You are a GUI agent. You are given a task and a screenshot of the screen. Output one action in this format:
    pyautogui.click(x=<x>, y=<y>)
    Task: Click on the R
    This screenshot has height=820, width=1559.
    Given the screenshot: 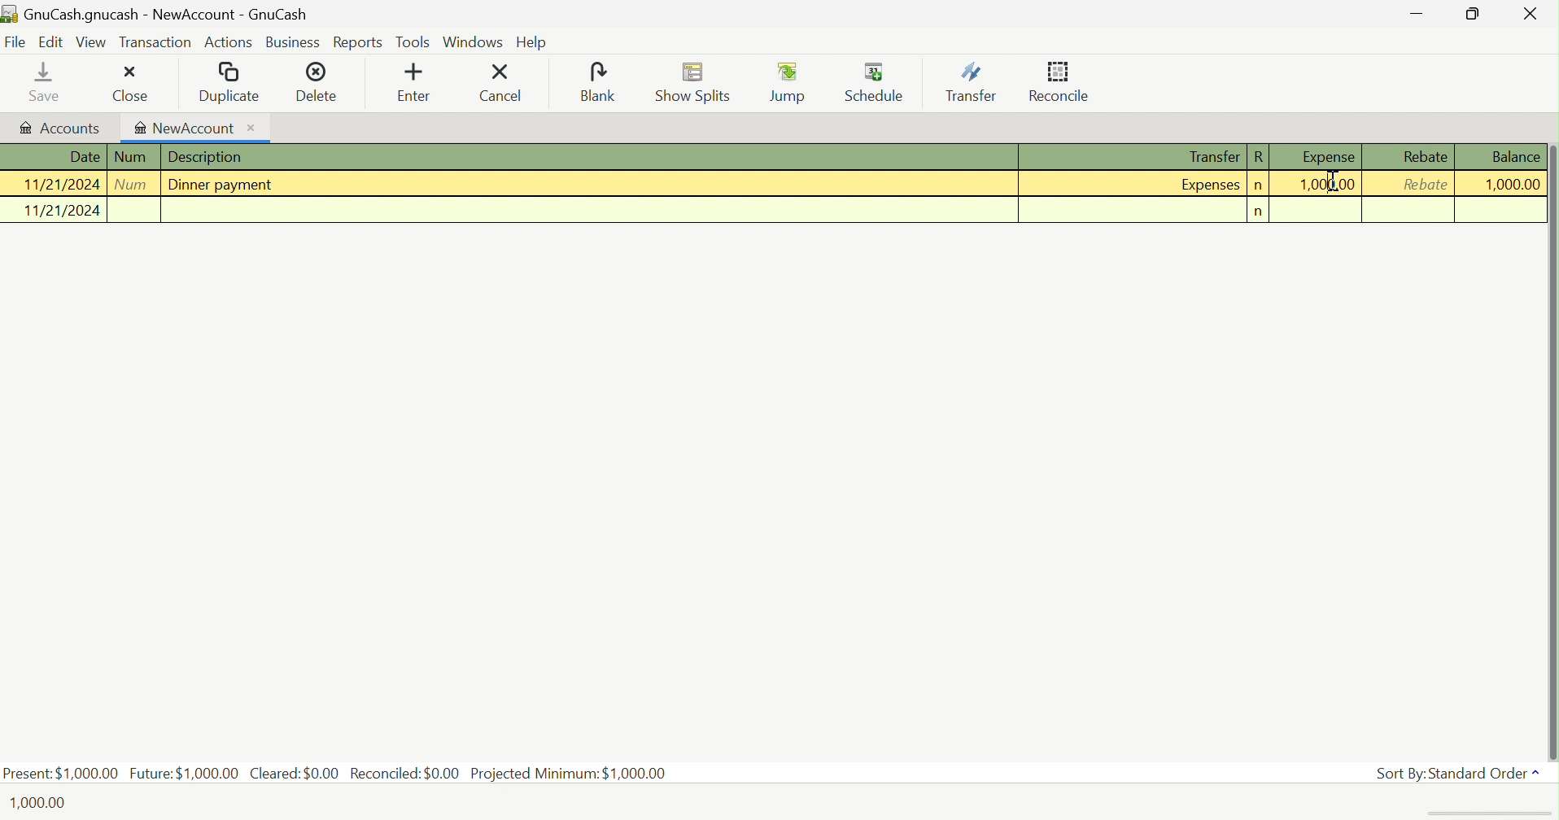 What is the action you would take?
    pyautogui.click(x=1259, y=158)
    